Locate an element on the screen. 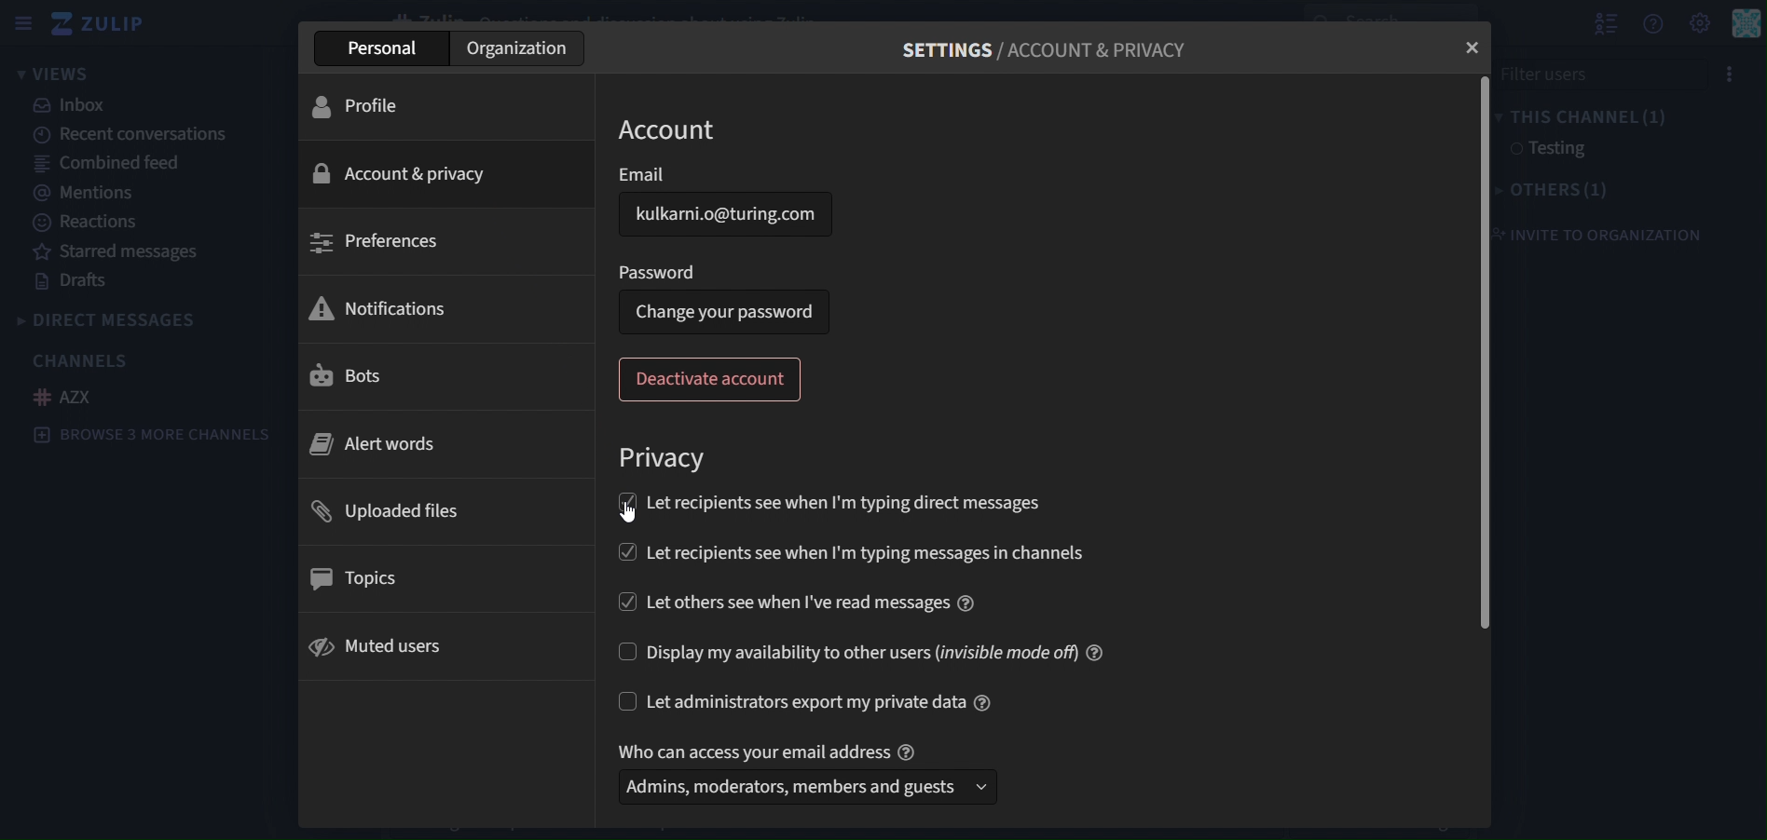 This screenshot has height=840, width=1767. filter users is located at coordinates (1607, 73).